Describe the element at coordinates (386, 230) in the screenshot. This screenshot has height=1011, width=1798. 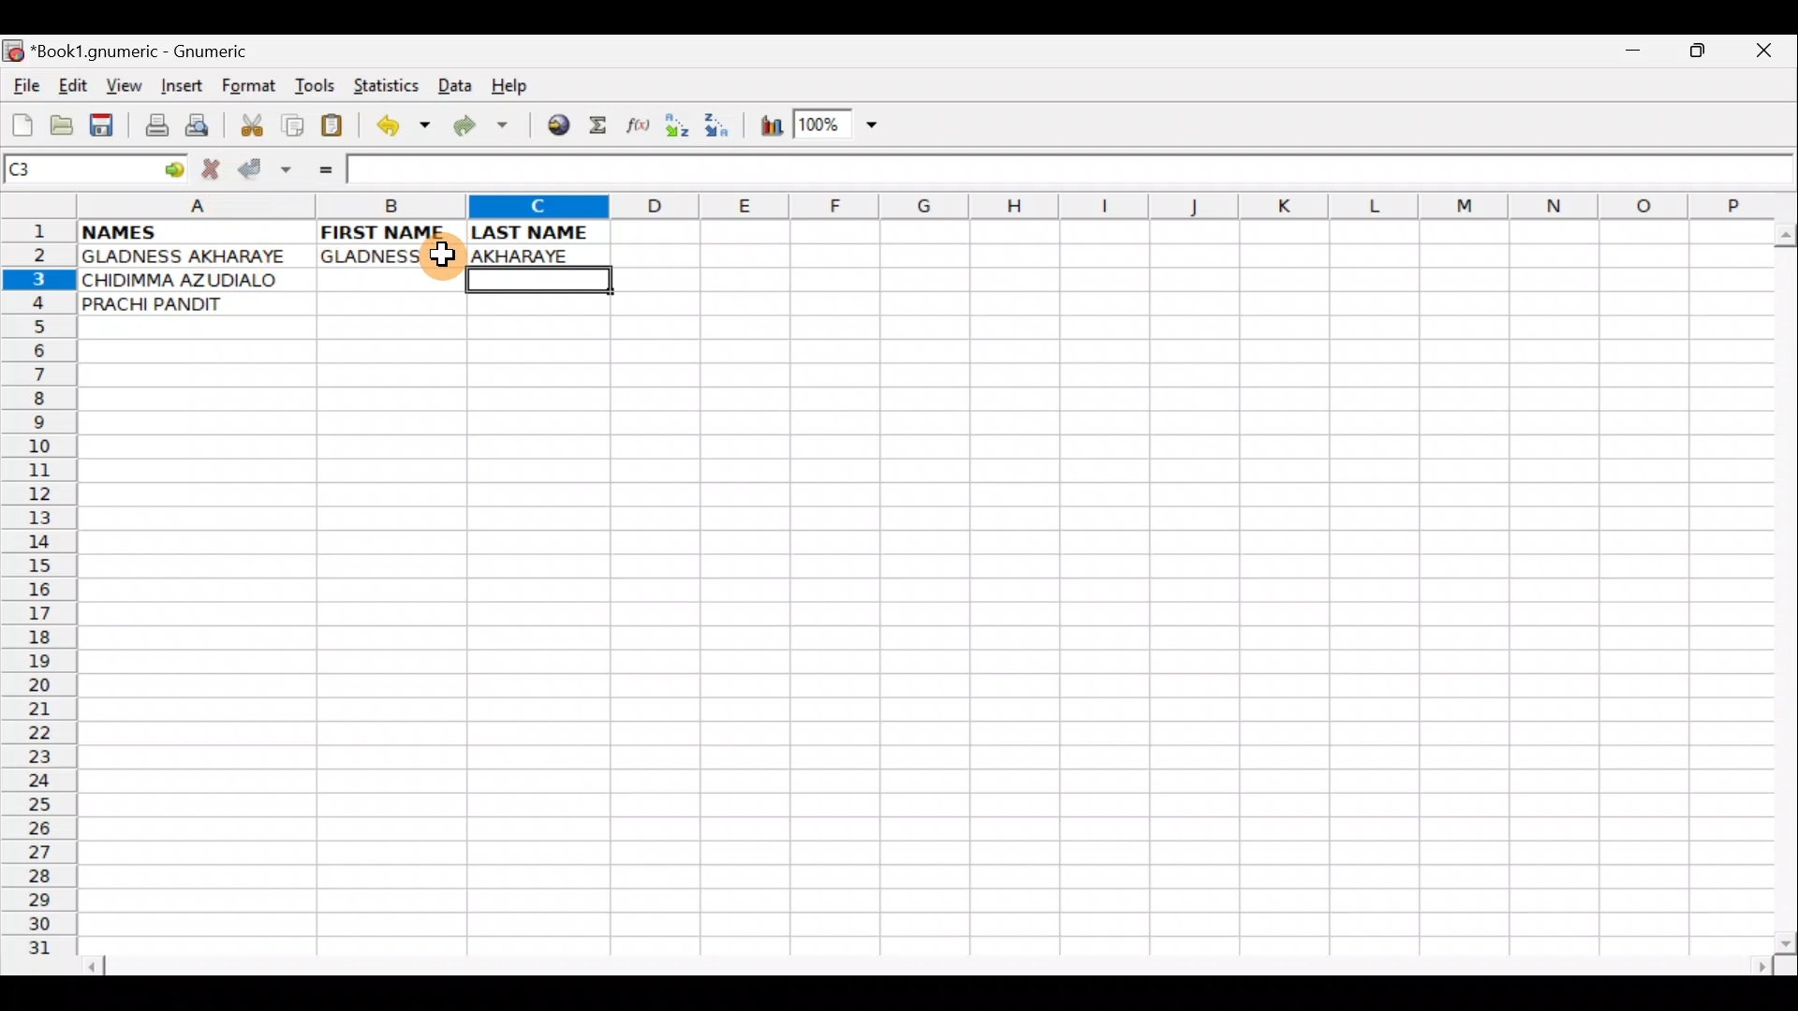
I see `FIRST NAME` at that location.